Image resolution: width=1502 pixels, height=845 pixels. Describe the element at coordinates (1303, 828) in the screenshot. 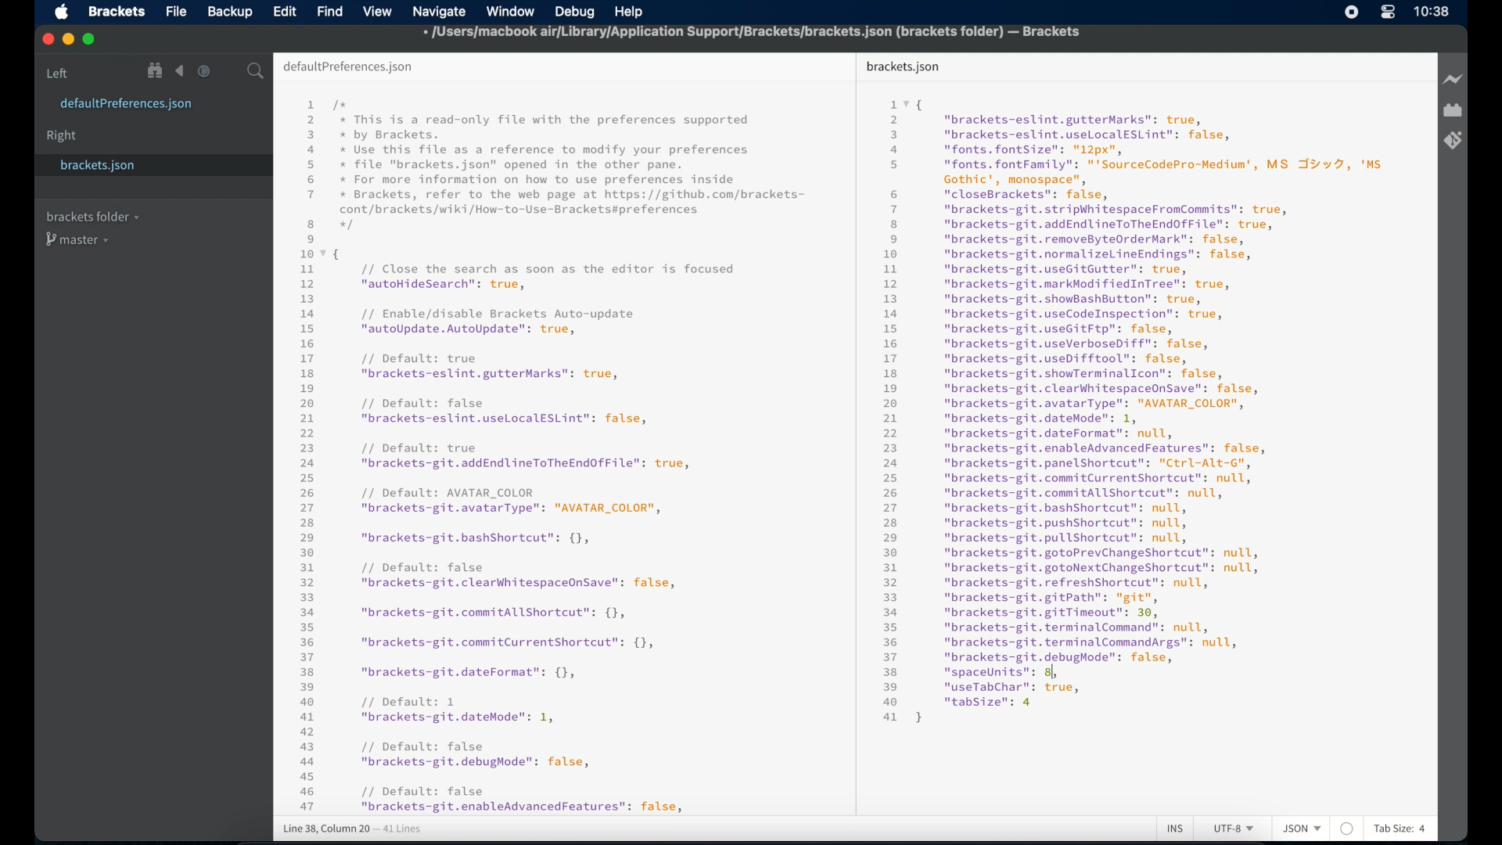

I see `json` at that location.